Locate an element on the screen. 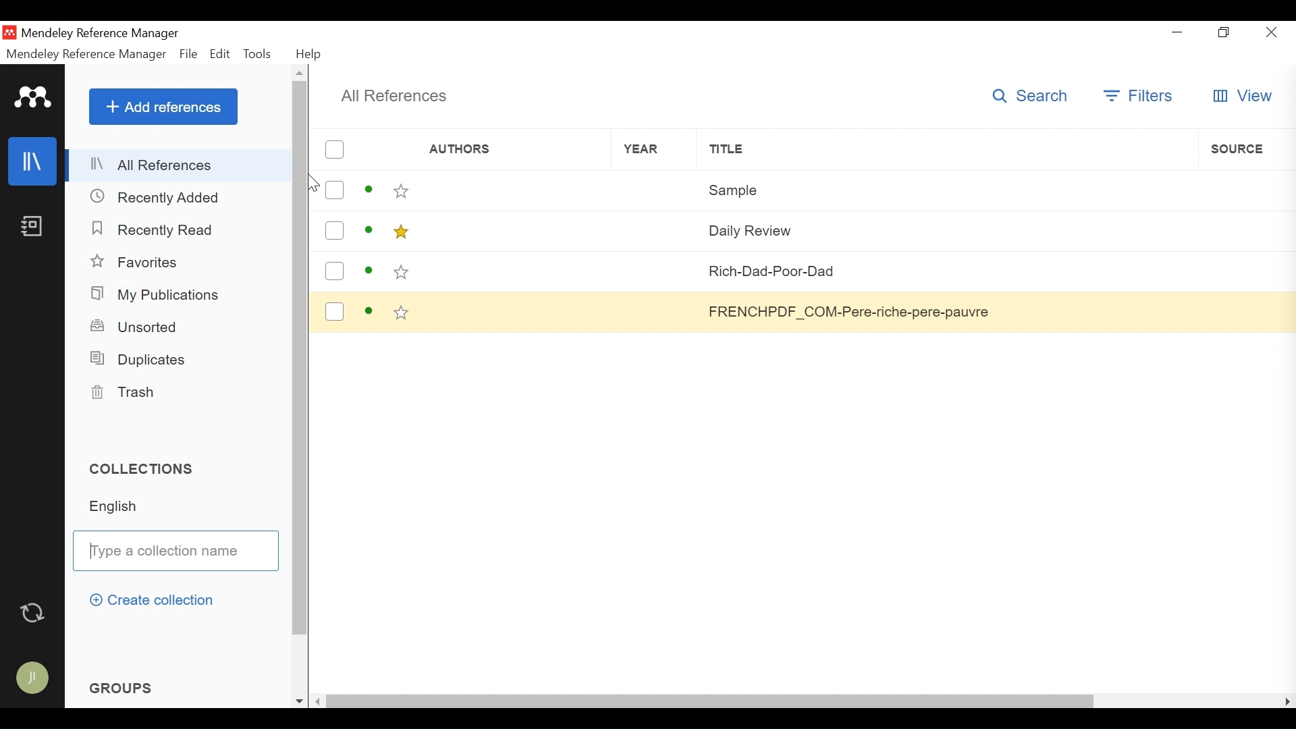 This screenshot has height=729, width=1296. Year is located at coordinates (655, 271).